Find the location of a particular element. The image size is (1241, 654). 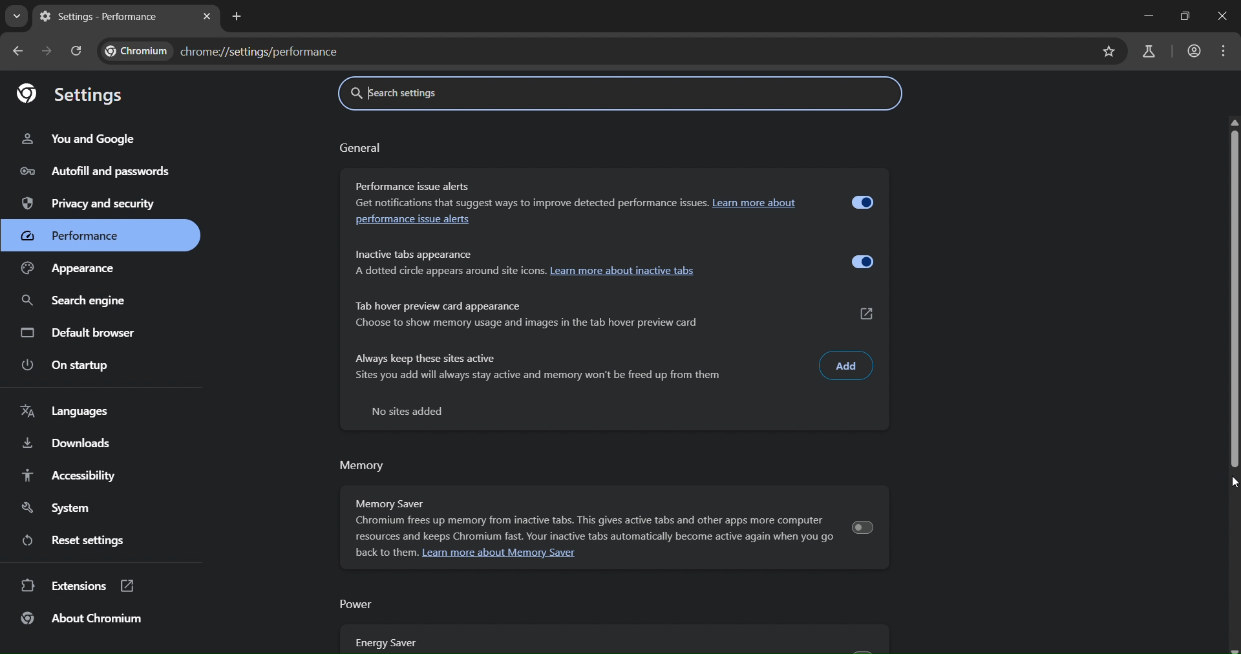

accessibility is located at coordinates (73, 475).